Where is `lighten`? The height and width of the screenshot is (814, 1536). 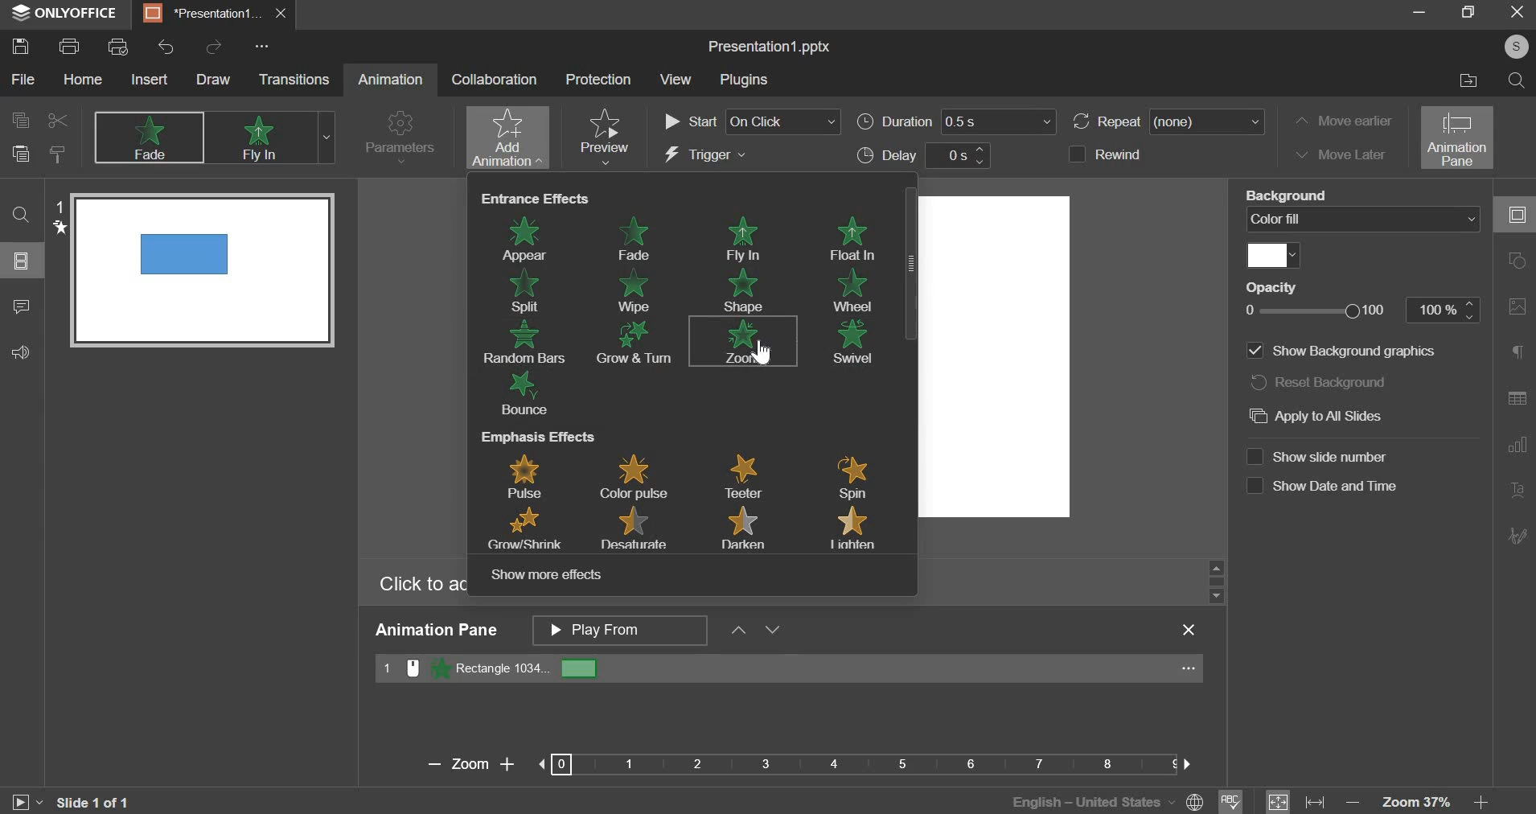
lighten is located at coordinates (848, 528).